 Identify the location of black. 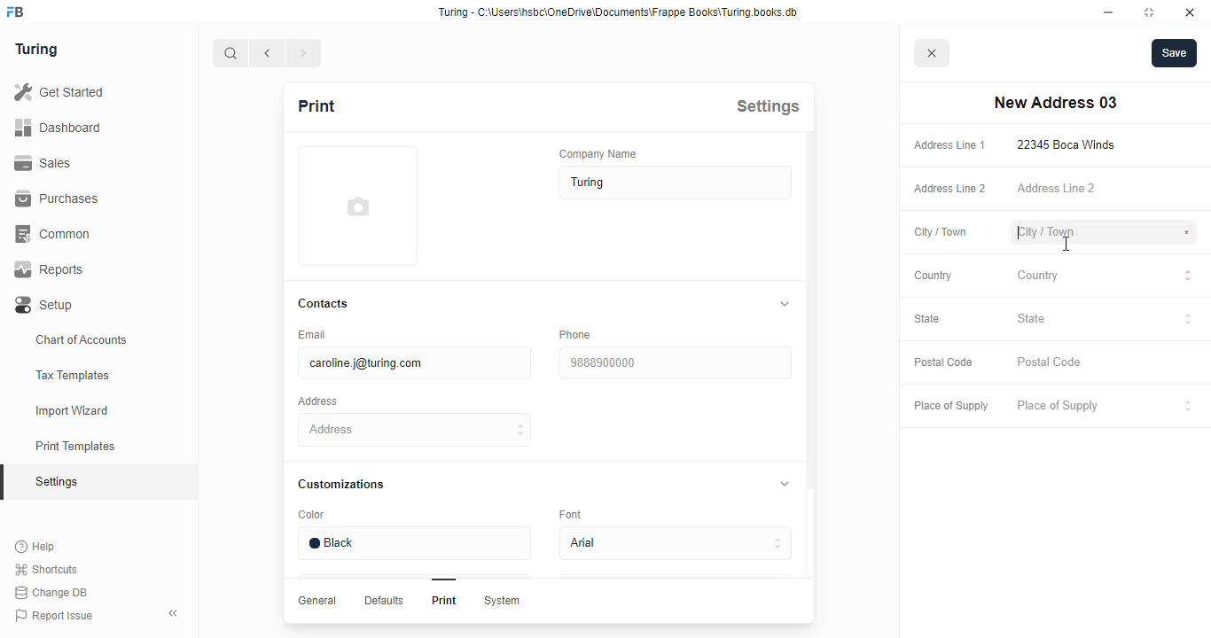
(413, 543).